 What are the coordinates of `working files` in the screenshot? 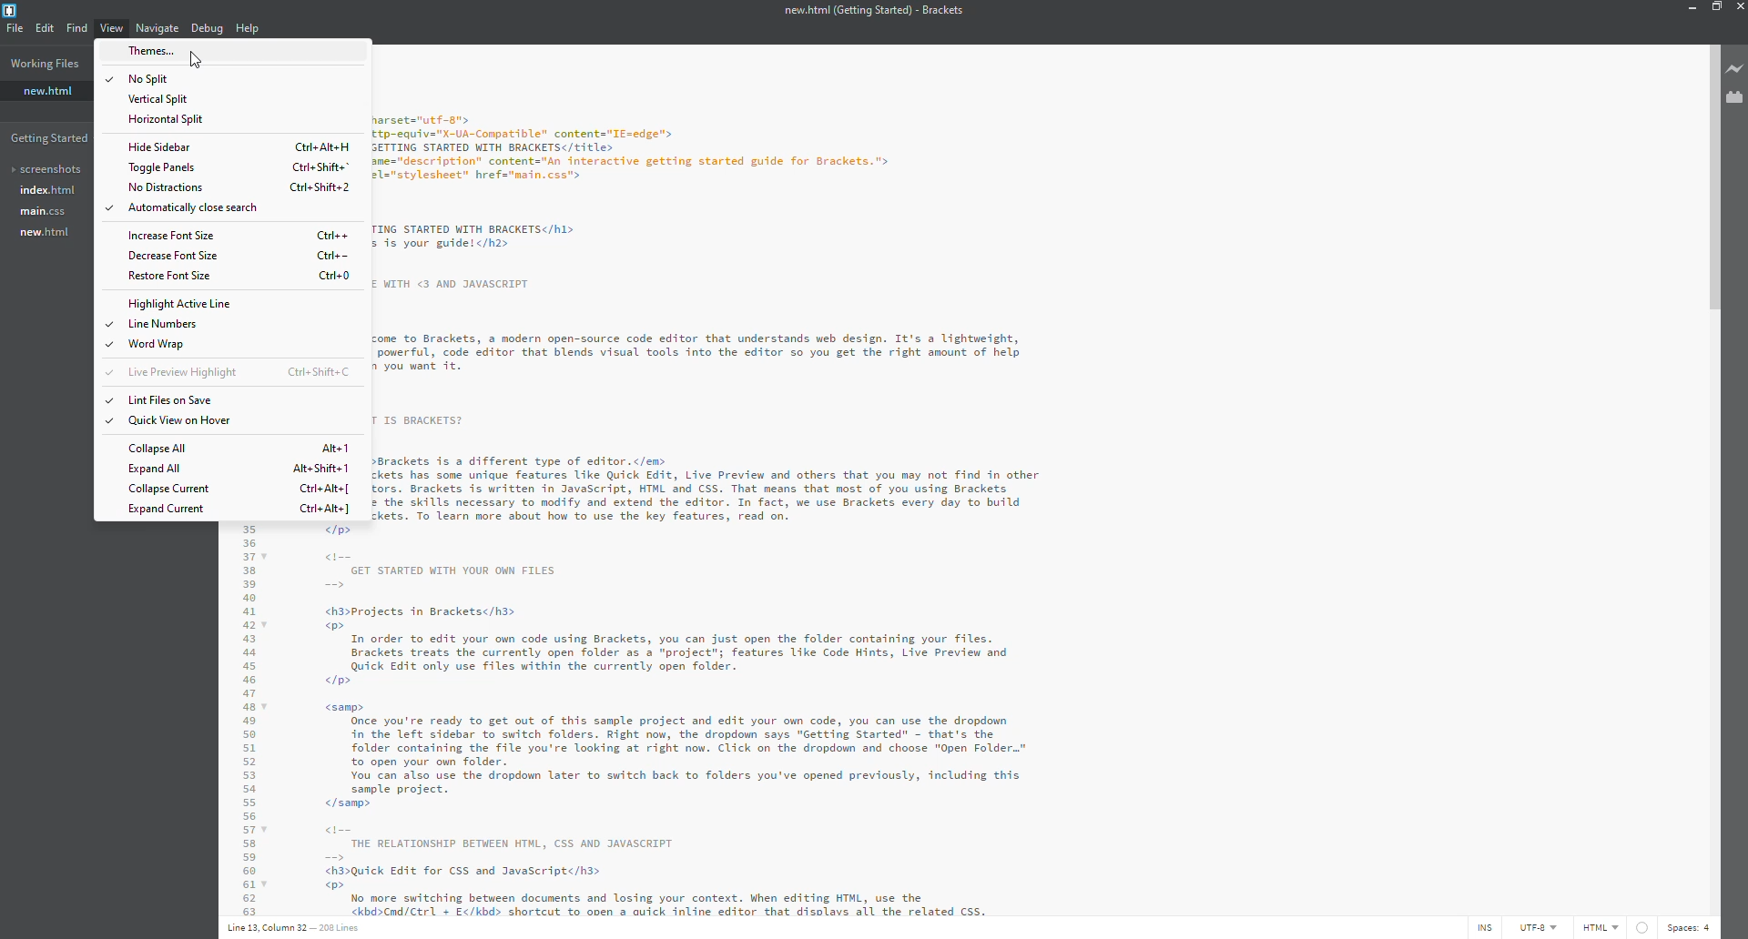 It's located at (47, 63).